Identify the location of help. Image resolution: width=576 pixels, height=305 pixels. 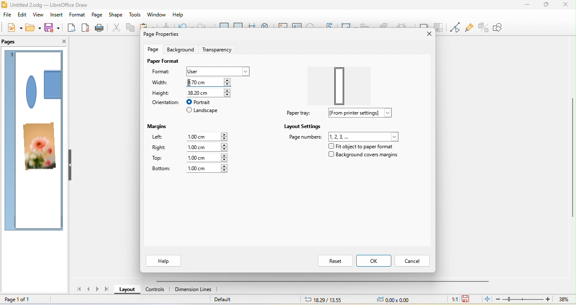
(164, 260).